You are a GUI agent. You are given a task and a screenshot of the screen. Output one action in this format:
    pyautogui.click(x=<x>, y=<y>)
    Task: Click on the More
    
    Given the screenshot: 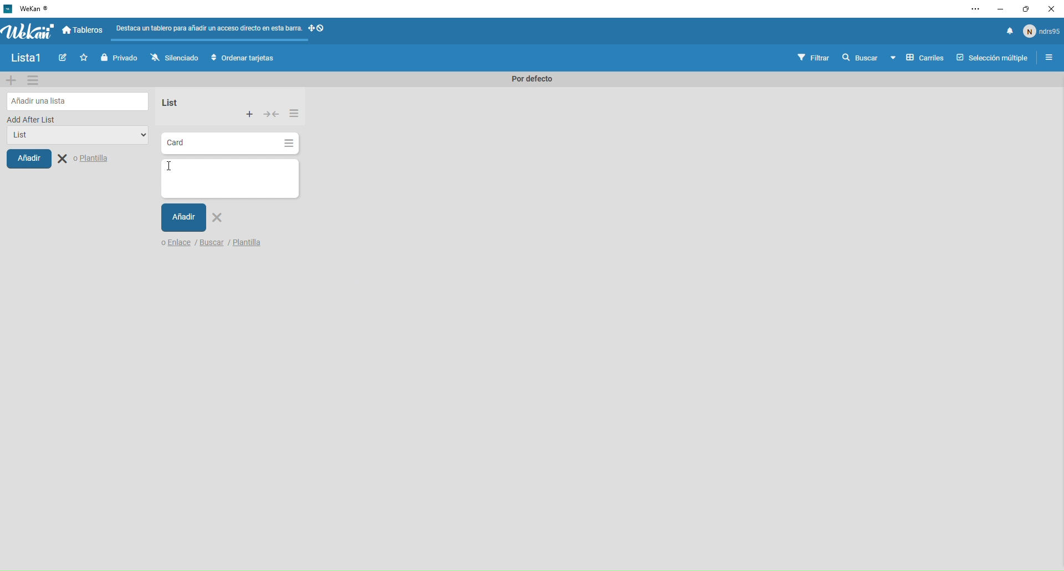 What is the action you would take?
    pyautogui.click(x=250, y=115)
    